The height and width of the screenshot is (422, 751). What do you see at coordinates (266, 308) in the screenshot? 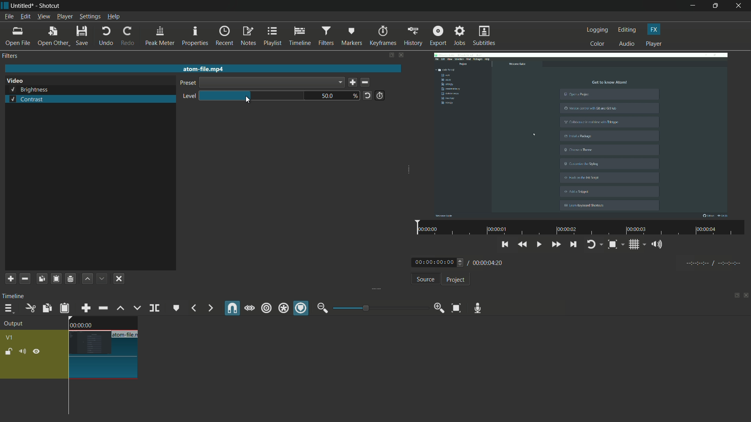
I see `ripple` at bounding box center [266, 308].